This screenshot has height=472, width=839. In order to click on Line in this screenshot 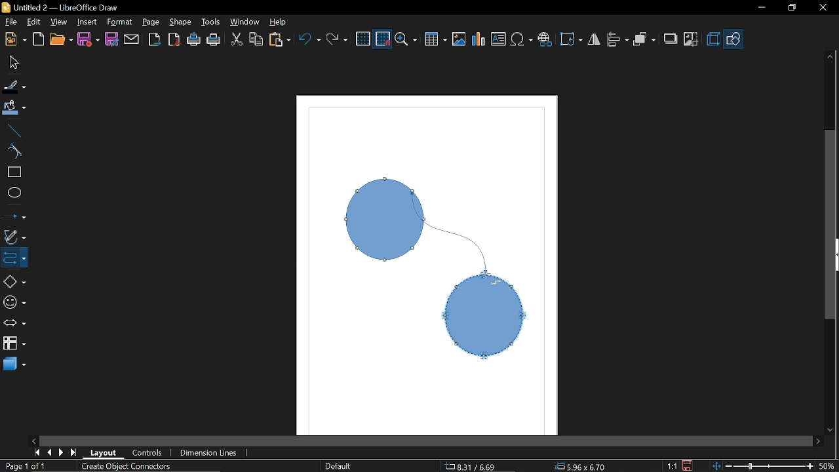, I will do `click(12, 131)`.